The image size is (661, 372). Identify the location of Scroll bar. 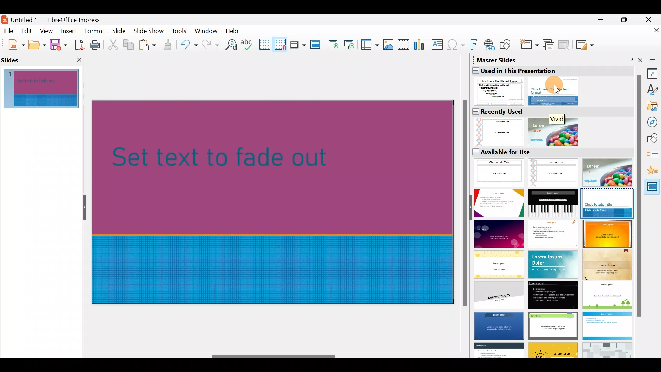
(274, 356).